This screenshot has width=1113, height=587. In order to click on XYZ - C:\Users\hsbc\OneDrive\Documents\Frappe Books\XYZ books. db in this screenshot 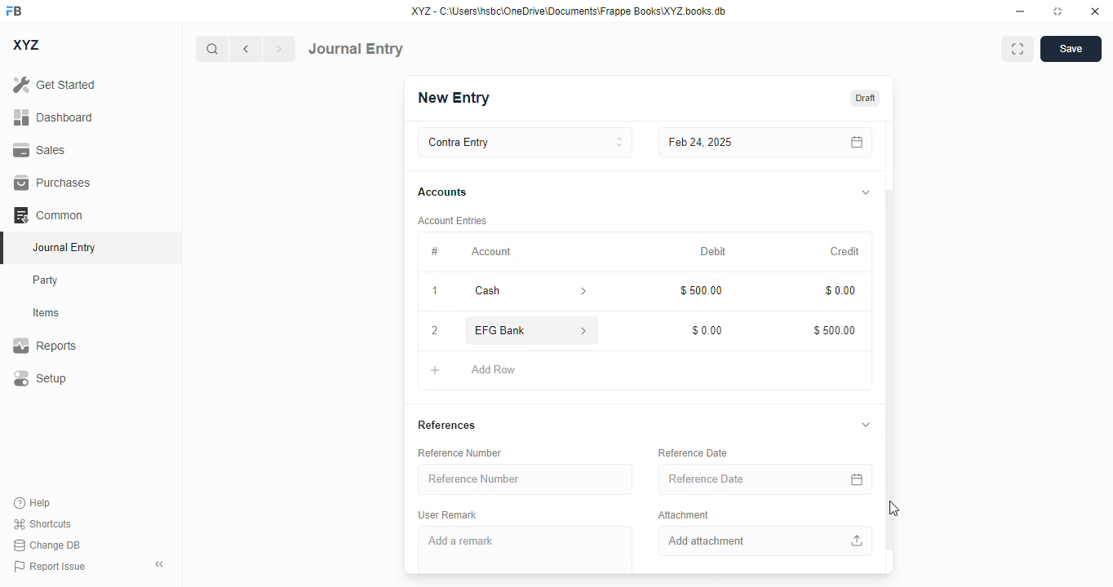, I will do `click(569, 11)`.